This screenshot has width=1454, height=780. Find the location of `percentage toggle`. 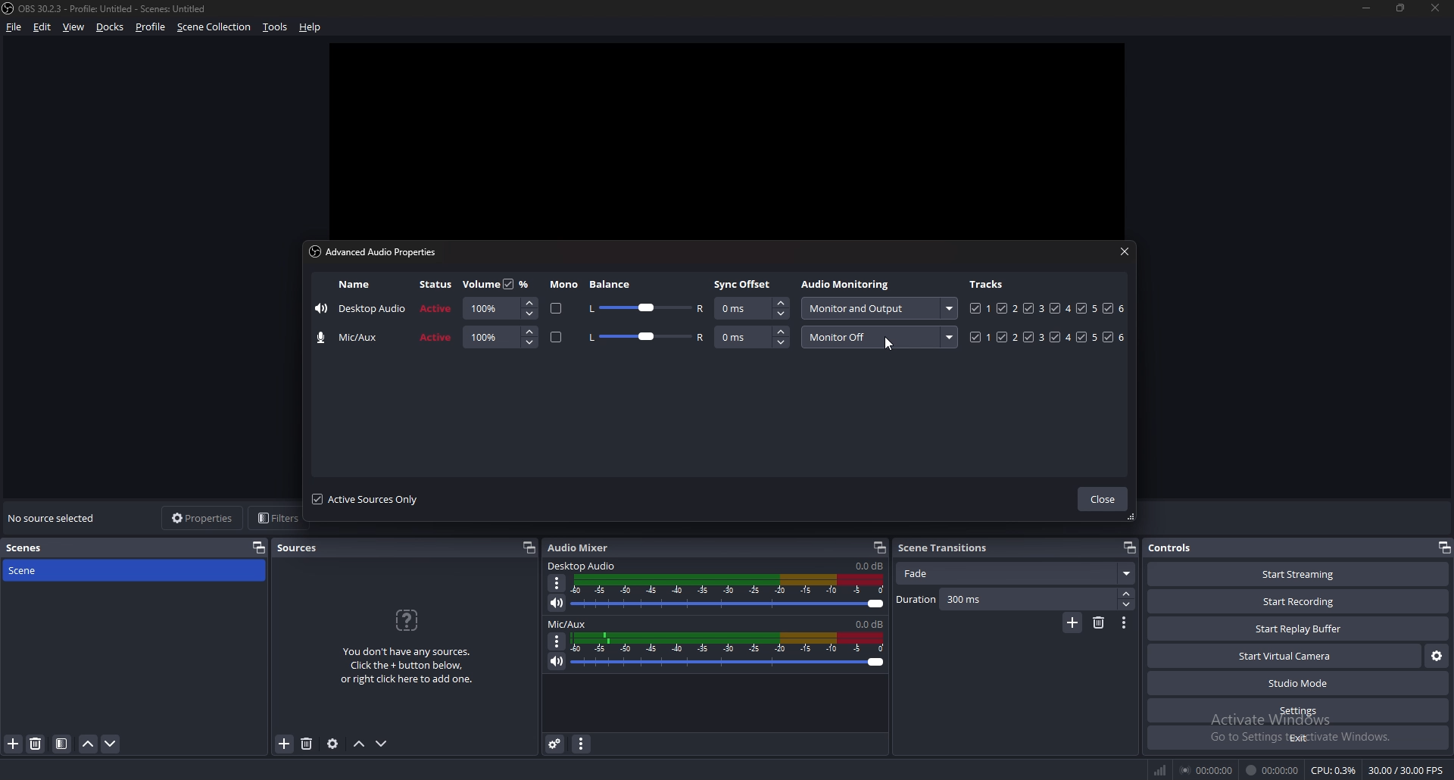

percentage toggle is located at coordinates (518, 283).